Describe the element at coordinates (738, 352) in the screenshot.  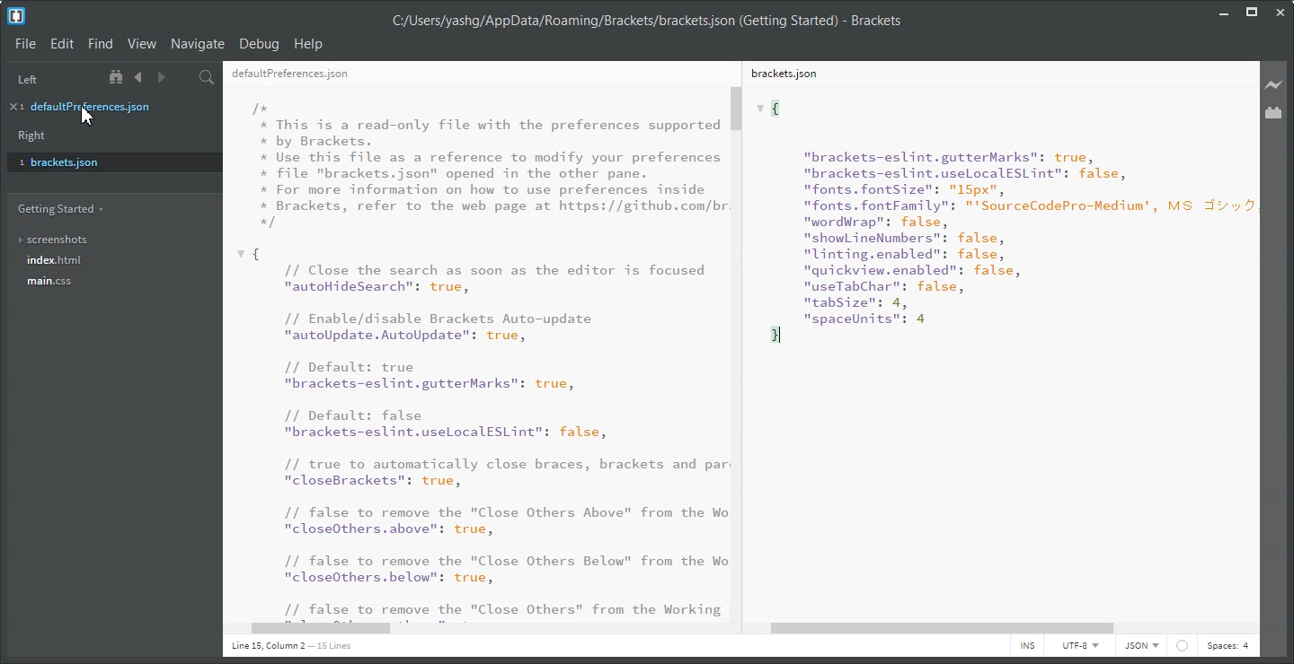
I see `Vertical Scroll Bar` at that location.